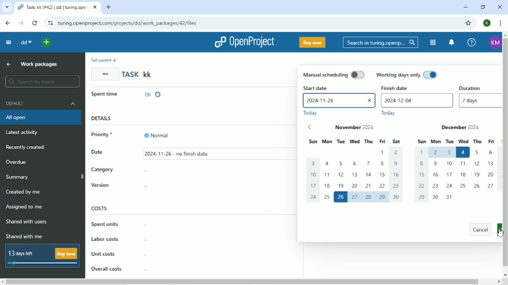  What do you see at coordinates (107, 8) in the screenshot?
I see `New tab` at bounding box center [107, 8].